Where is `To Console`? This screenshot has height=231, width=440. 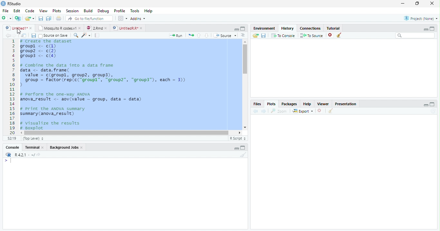
To Console is located at coordinates (283, 35).